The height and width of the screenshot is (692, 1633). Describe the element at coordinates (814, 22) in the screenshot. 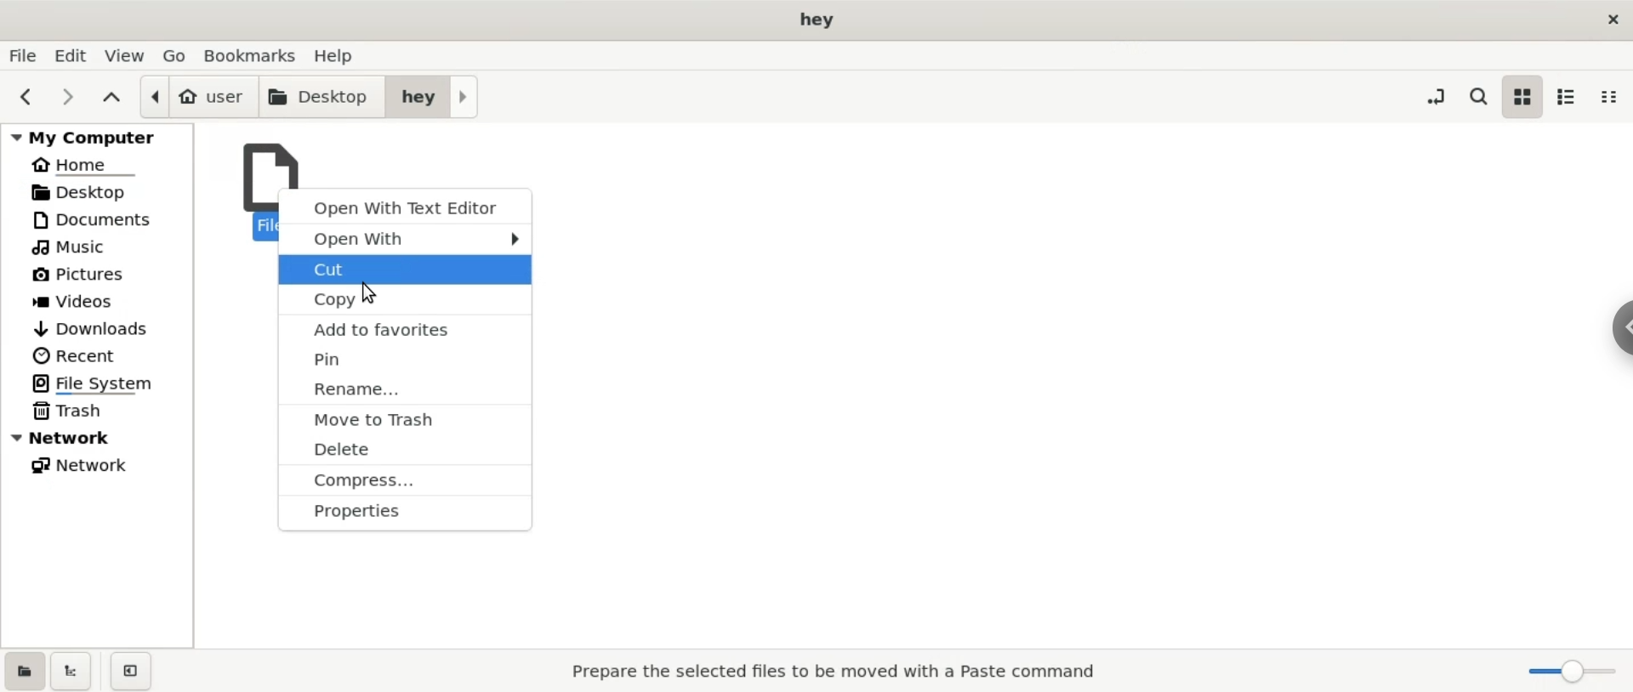

I see `title` at that location.